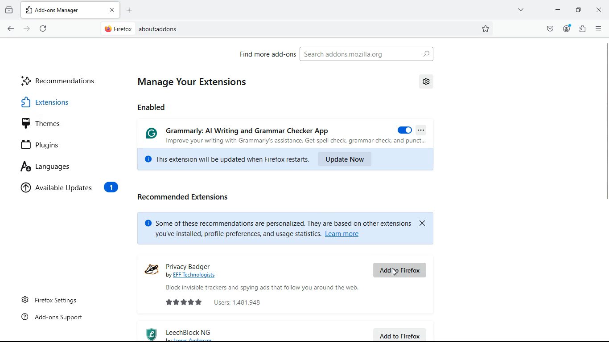 Image resolution: width=609 pixels, height=342 pixels. Describe the element at coordinates (421, 130) in the screenshot. I see `more` at that location.